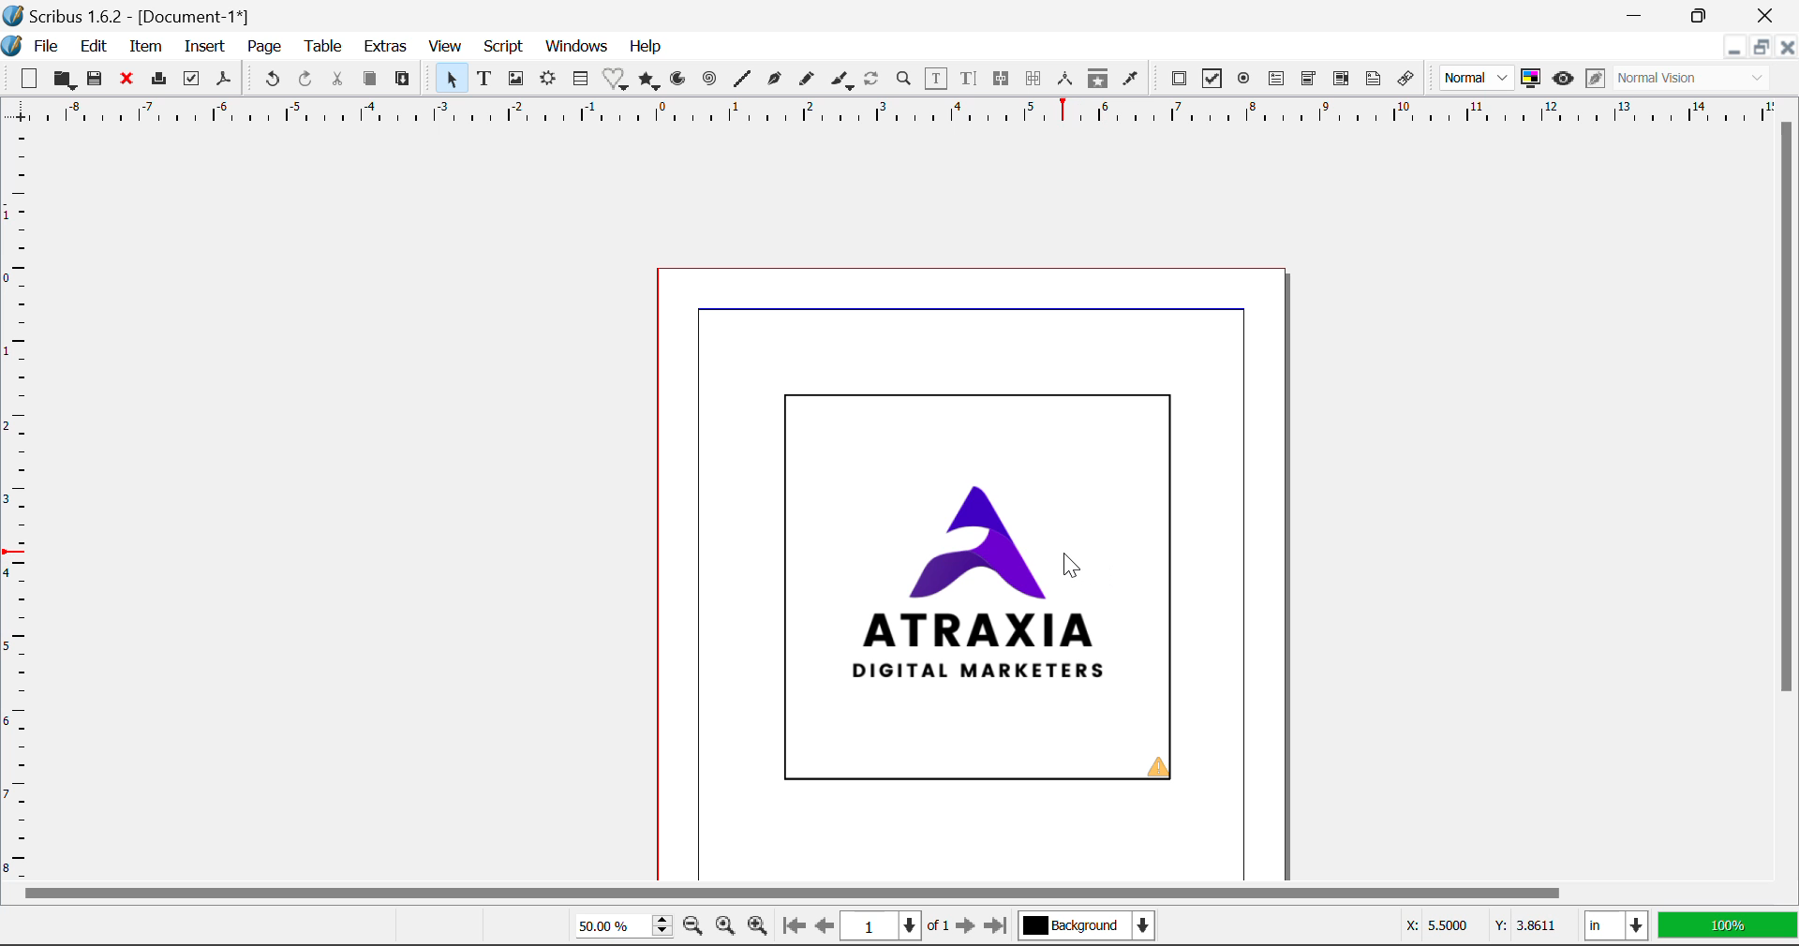 Image resolution: width=1799 pixels, height=946 pixels. I want to click on File, so click(47, 47).